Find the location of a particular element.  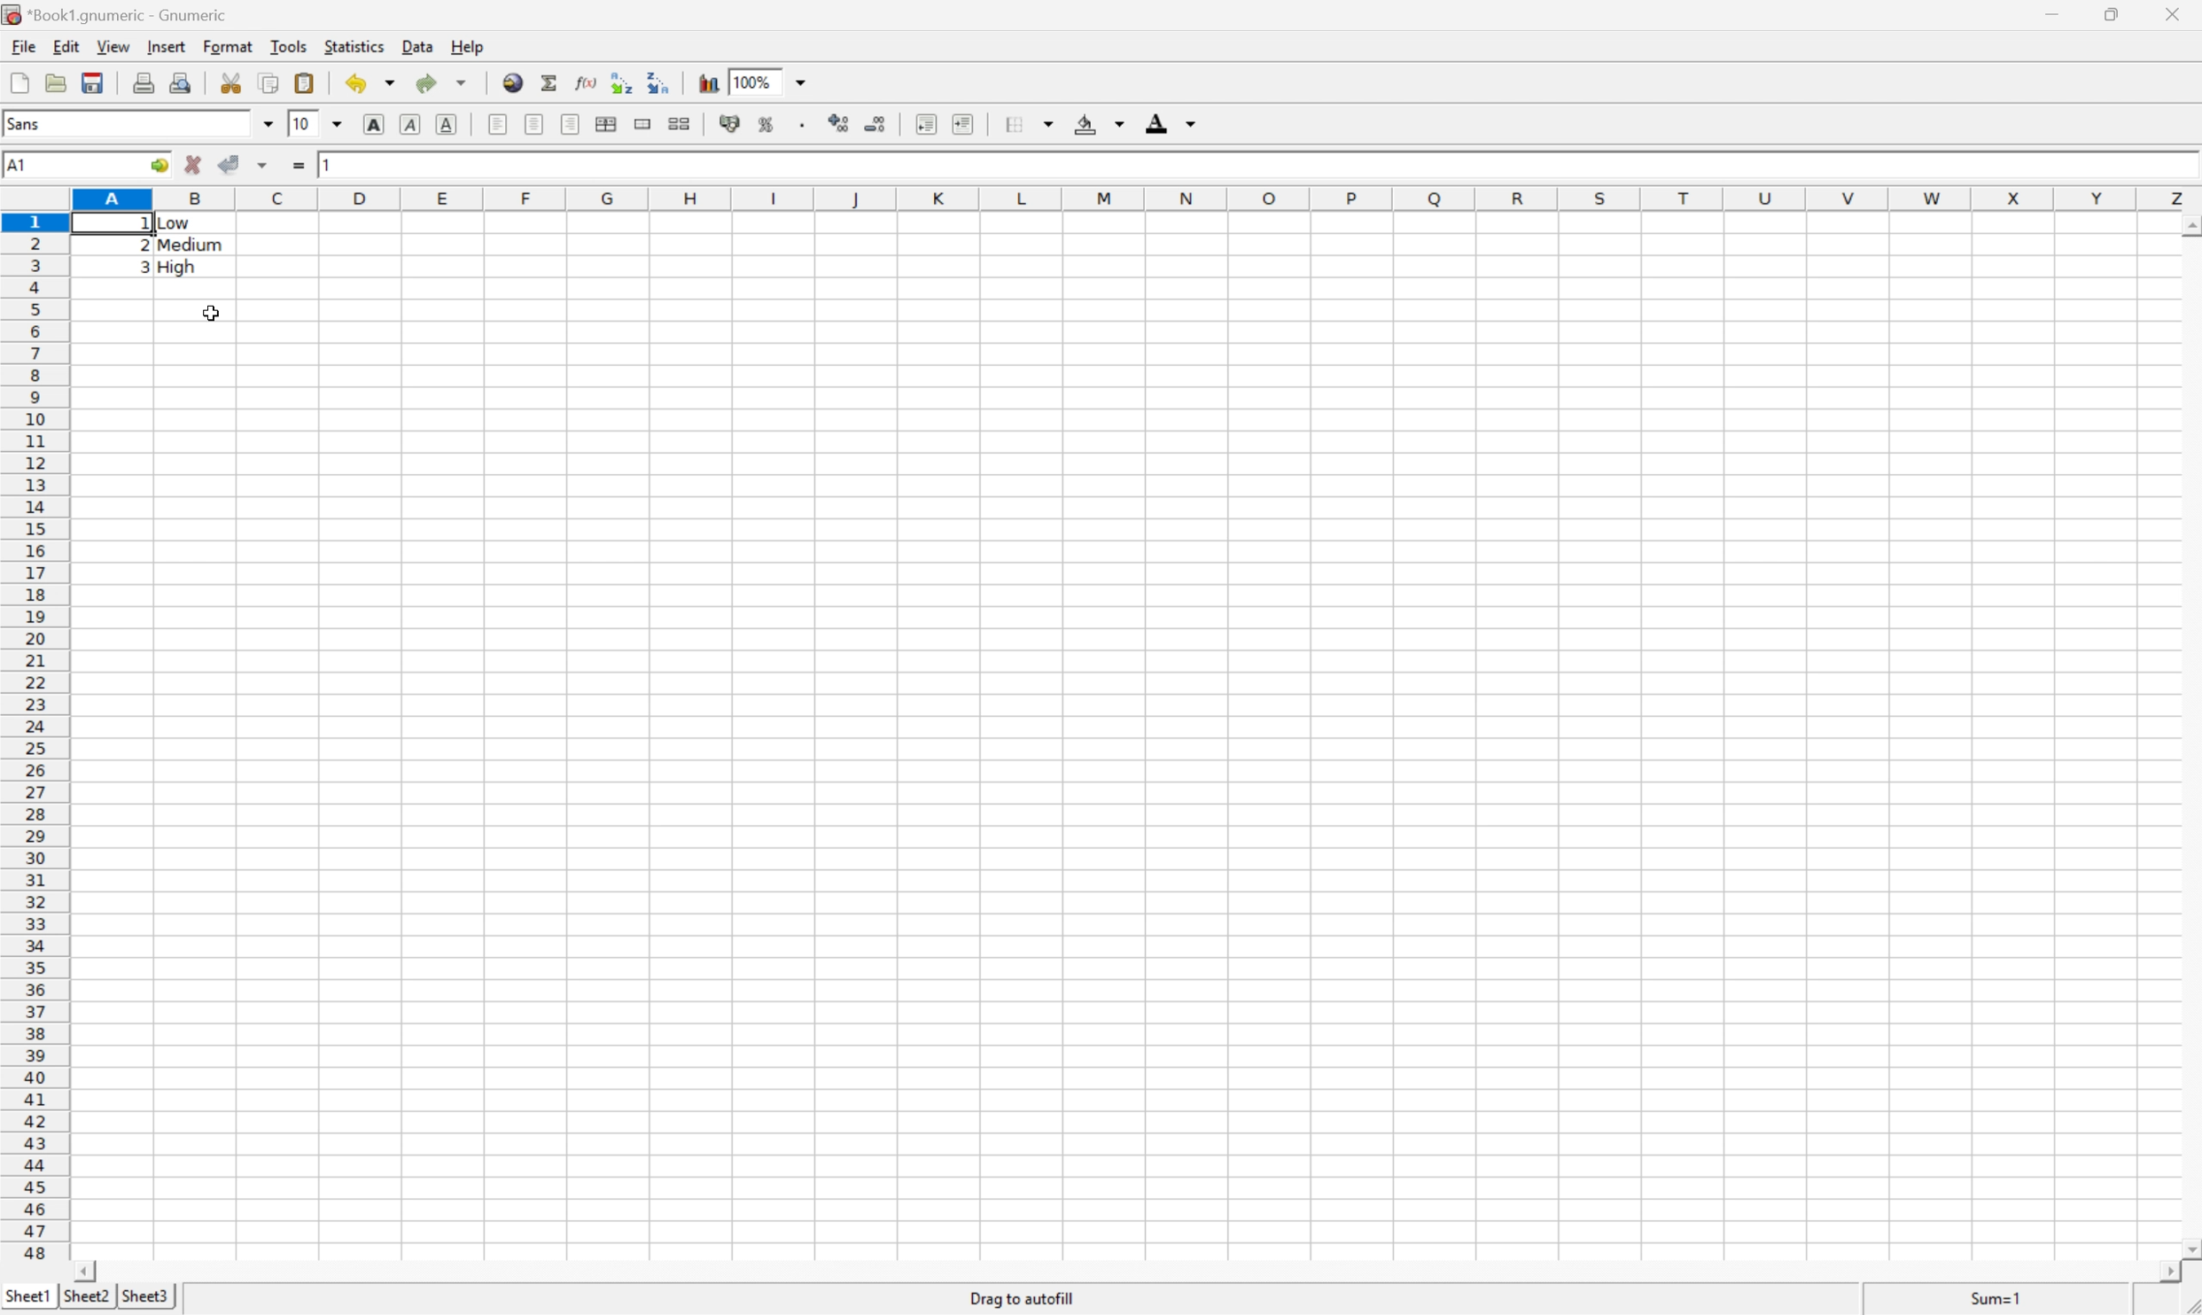

Cursor is located at coordinates (214, 312).